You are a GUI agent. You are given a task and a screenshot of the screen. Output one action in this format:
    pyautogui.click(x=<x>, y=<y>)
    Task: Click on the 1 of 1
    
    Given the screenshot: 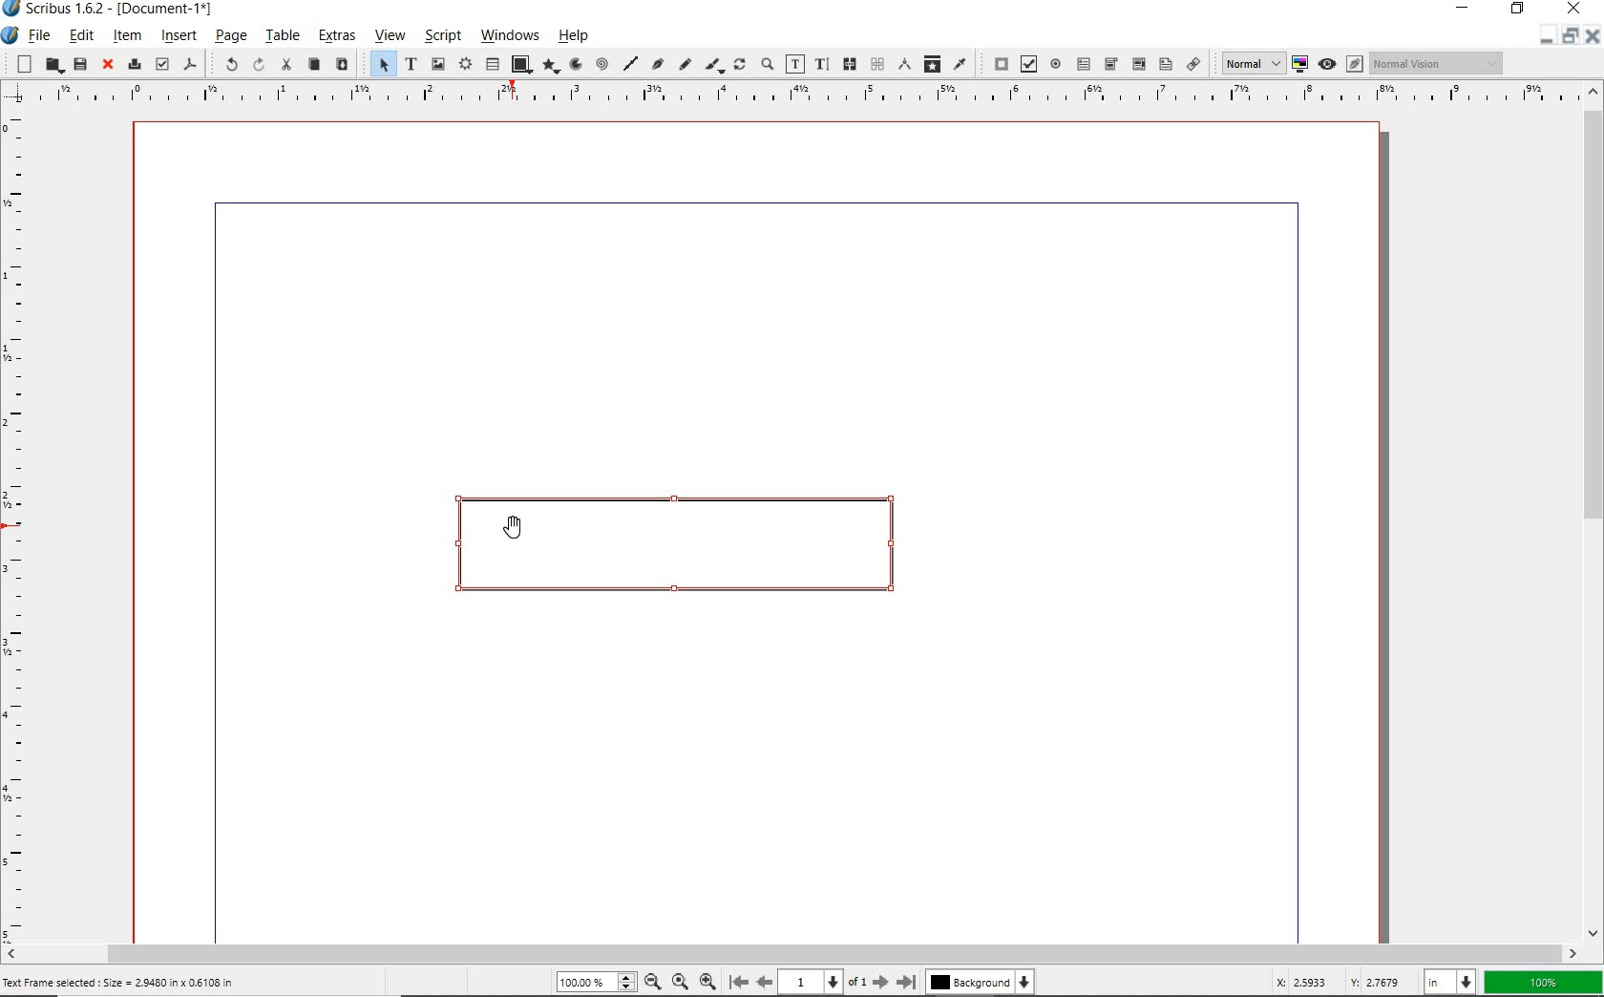 What is the action you would take?
    pyautogui.click(x=822, y=982)
    